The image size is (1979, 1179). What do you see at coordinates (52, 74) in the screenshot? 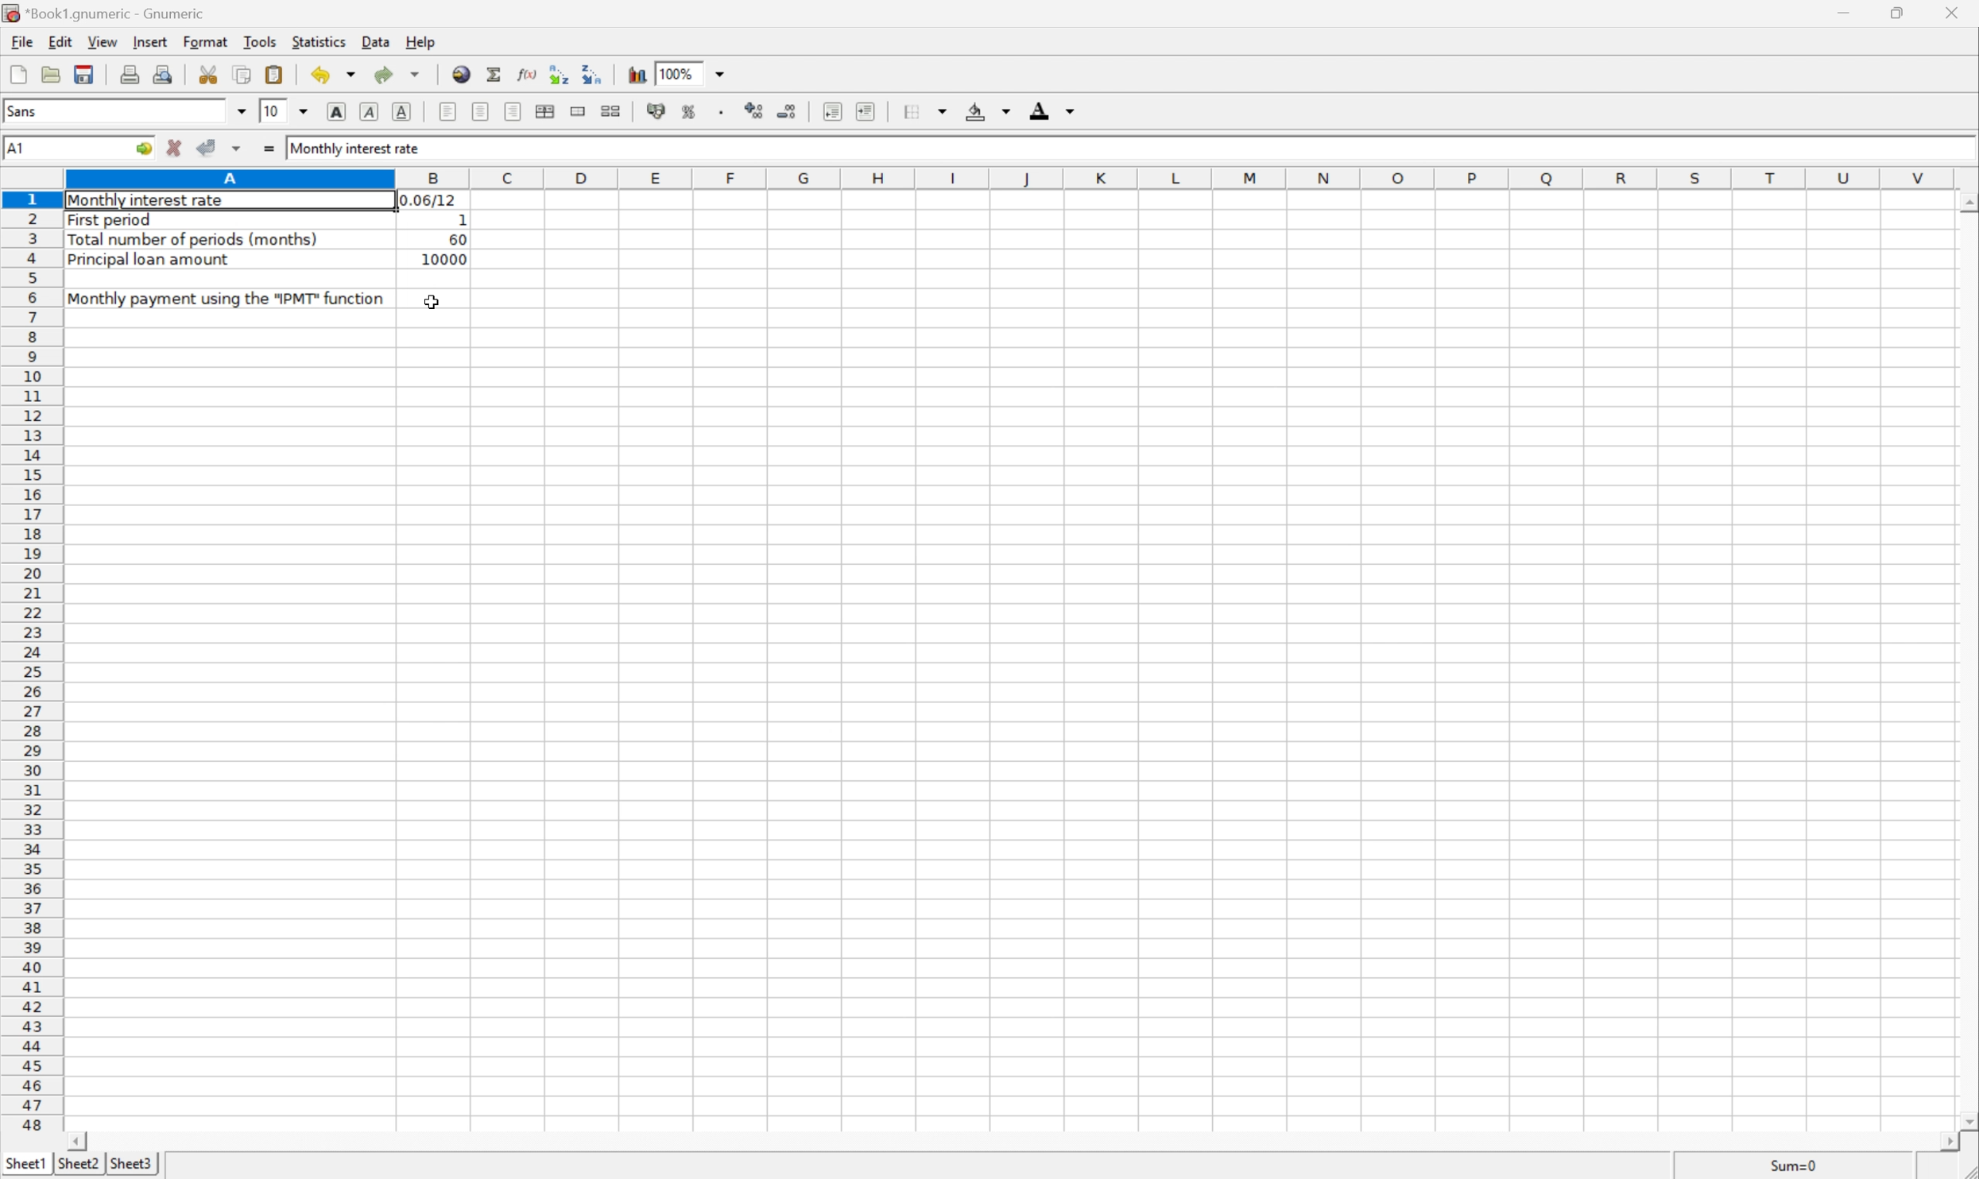
I see `Open a file` at bounding box center [52, 74].